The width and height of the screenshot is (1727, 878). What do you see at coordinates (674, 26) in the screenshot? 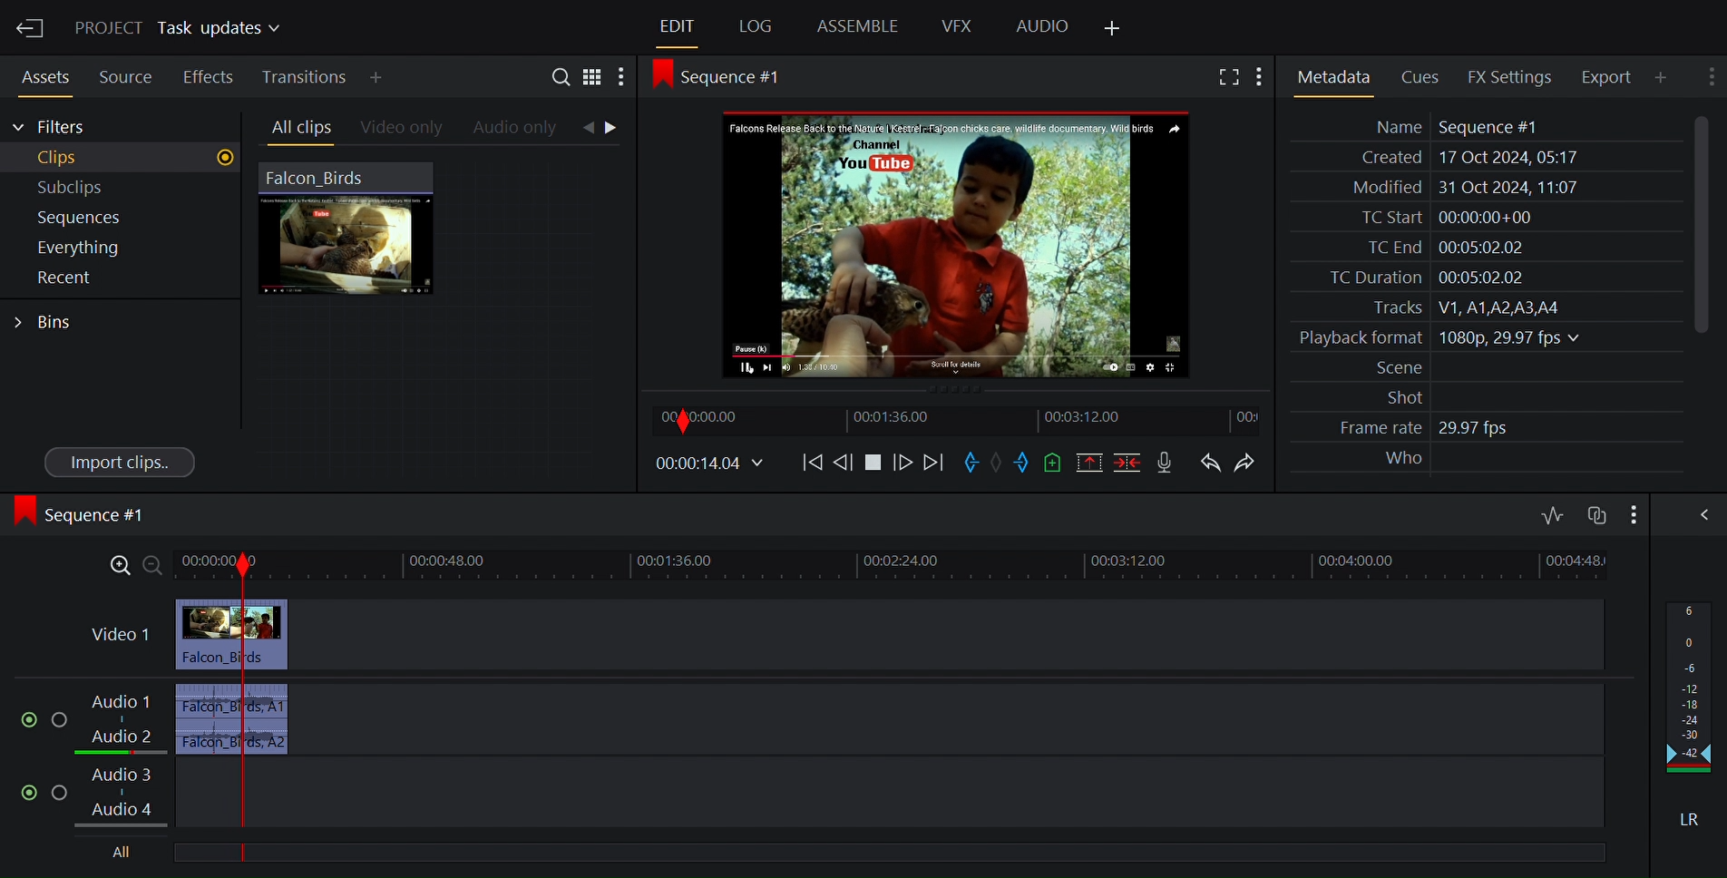
I see `Edit` at bounding box center [674, 26].